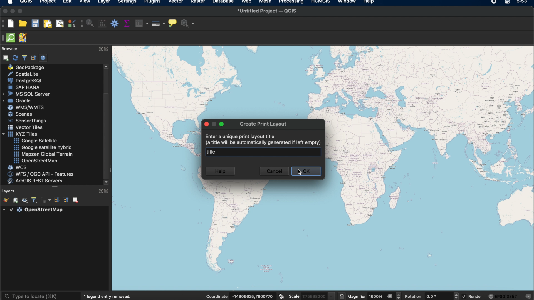 The width and height of the screenshot is (534, 300). Describe the element at coordinates (44, 160) in the screenshot. I see `open street map` at that location.